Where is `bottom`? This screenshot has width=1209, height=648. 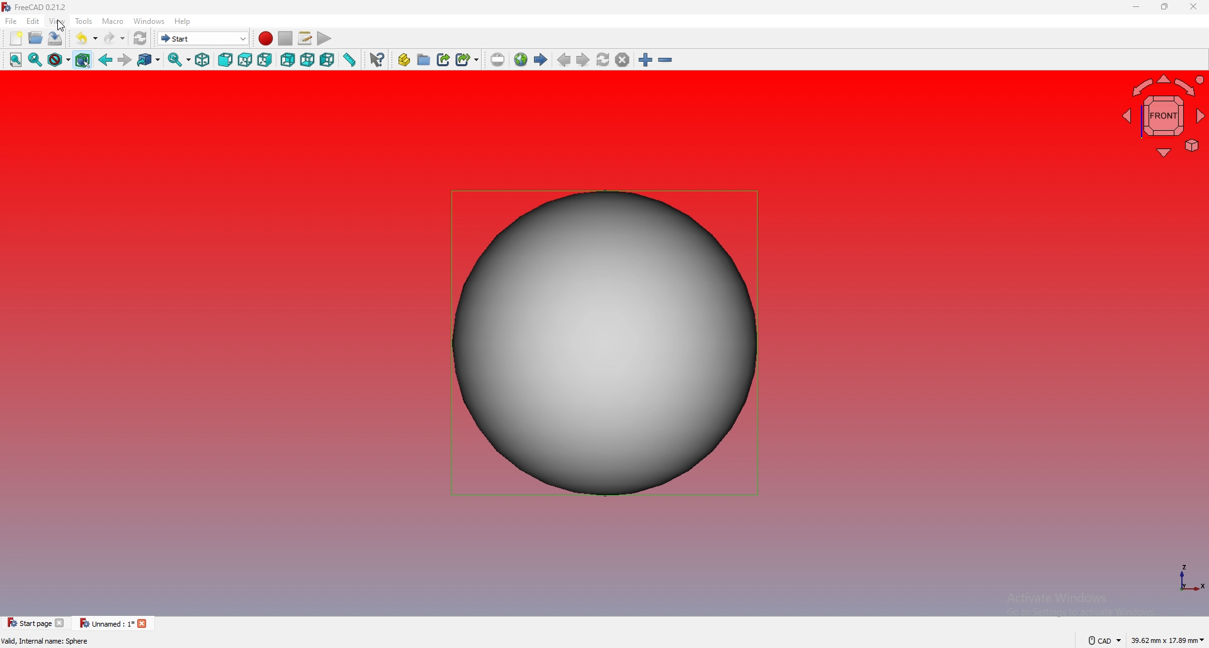 bottom is located at coordinates (308, 60).